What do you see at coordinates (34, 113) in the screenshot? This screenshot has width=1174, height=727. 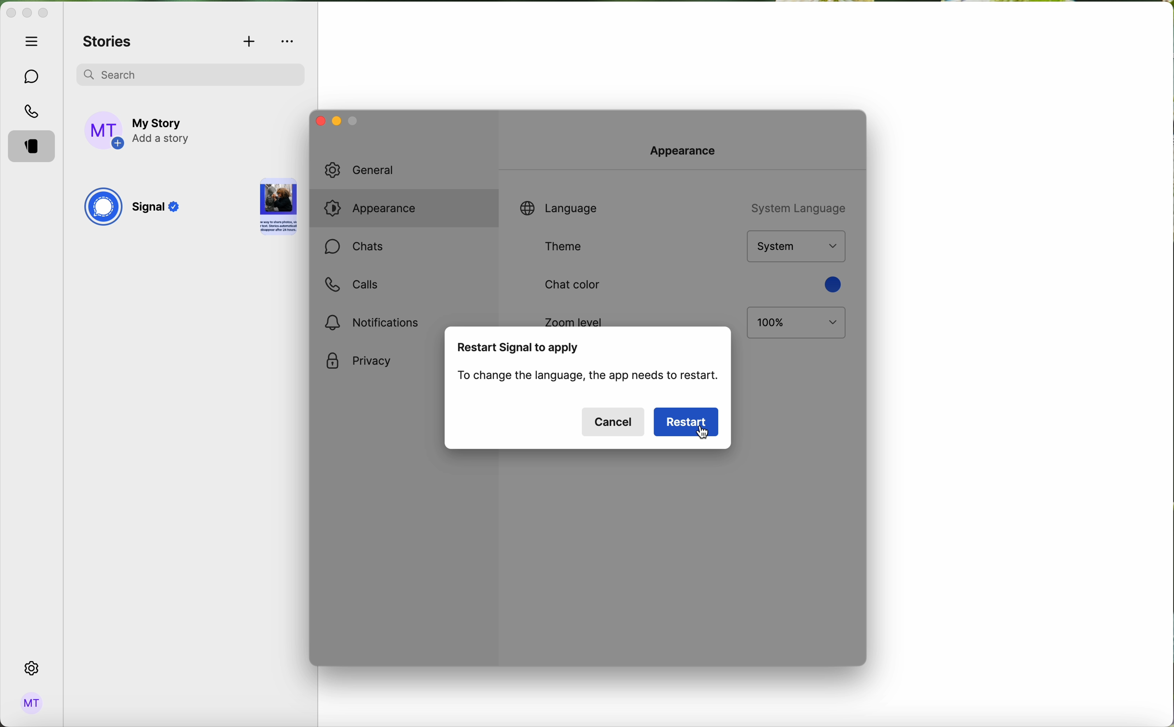 I see `calls` at bounding box center [34, 113].